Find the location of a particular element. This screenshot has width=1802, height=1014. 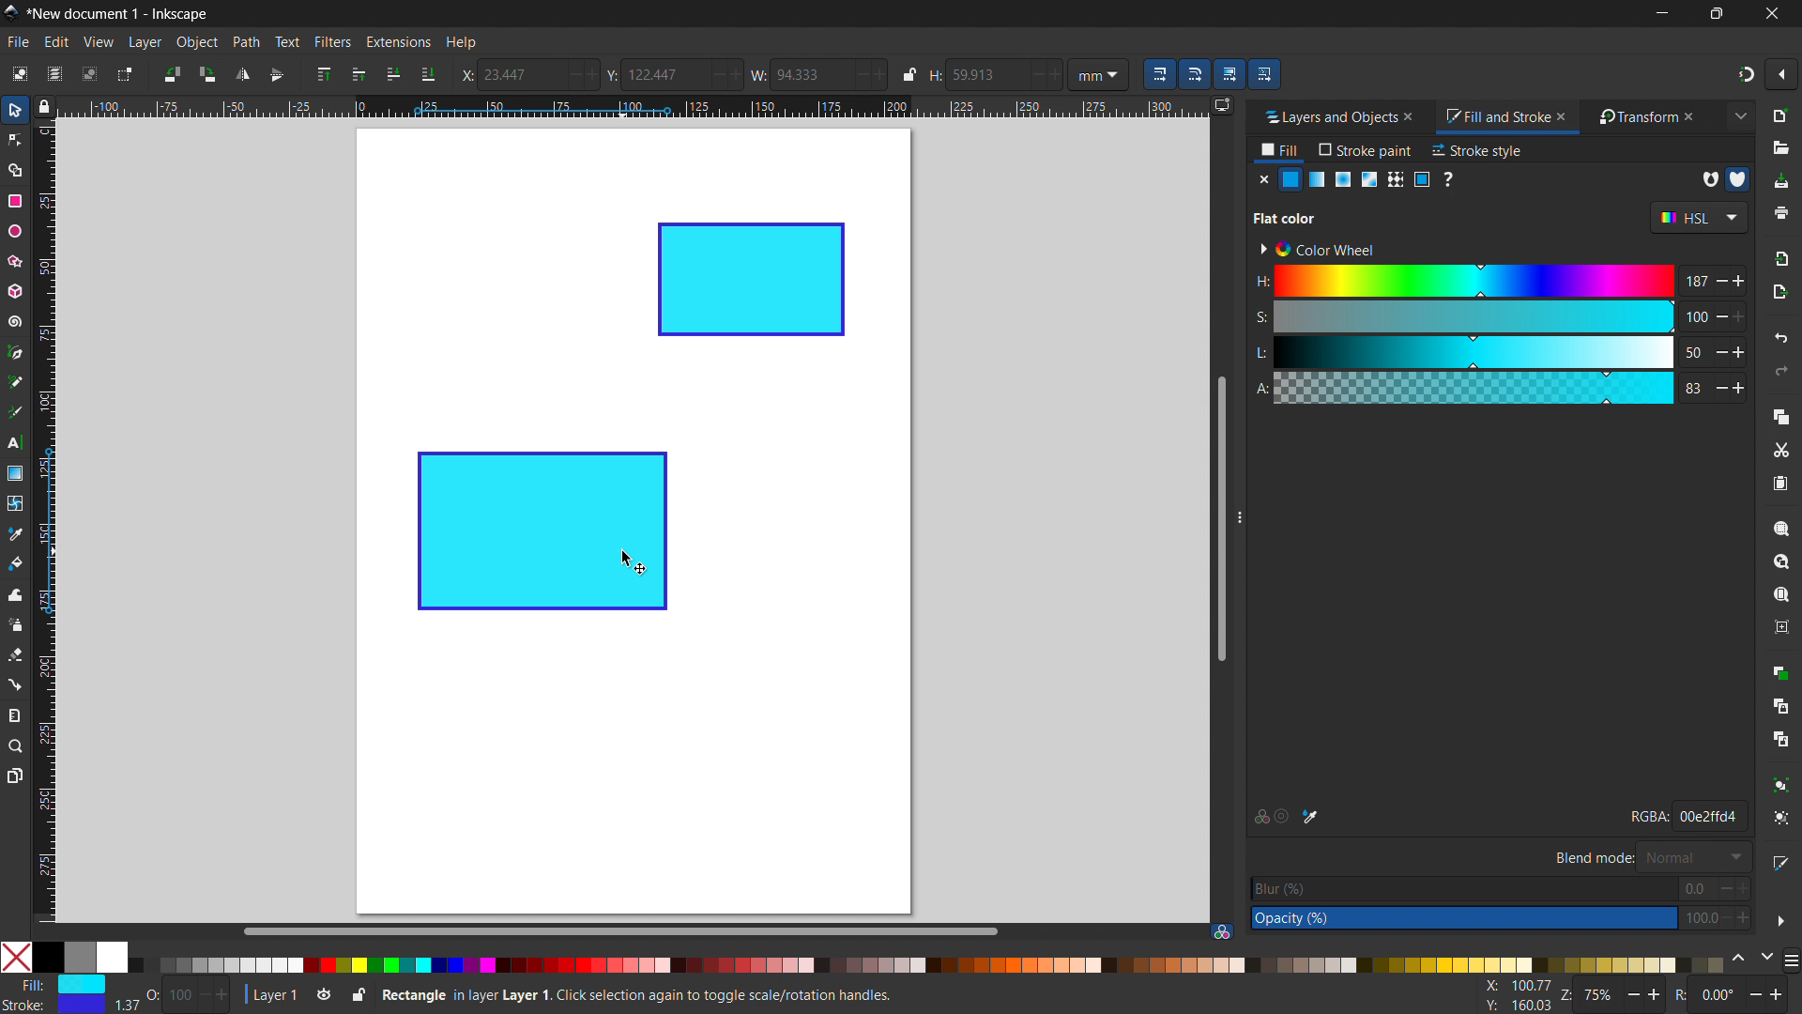

close is located at coordinates (1698, 116).